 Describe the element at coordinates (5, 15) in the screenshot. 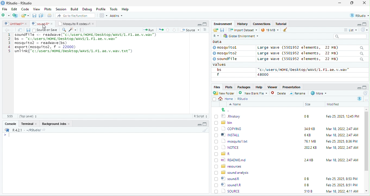

I see `new` at that location.